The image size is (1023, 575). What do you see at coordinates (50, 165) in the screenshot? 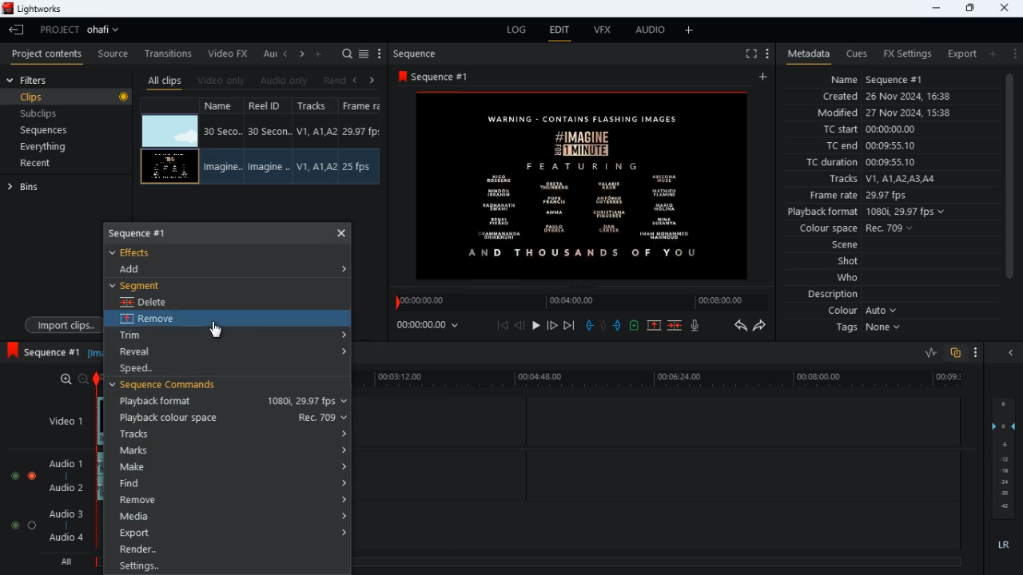
I see `recent` at bounding box center [50, 165].